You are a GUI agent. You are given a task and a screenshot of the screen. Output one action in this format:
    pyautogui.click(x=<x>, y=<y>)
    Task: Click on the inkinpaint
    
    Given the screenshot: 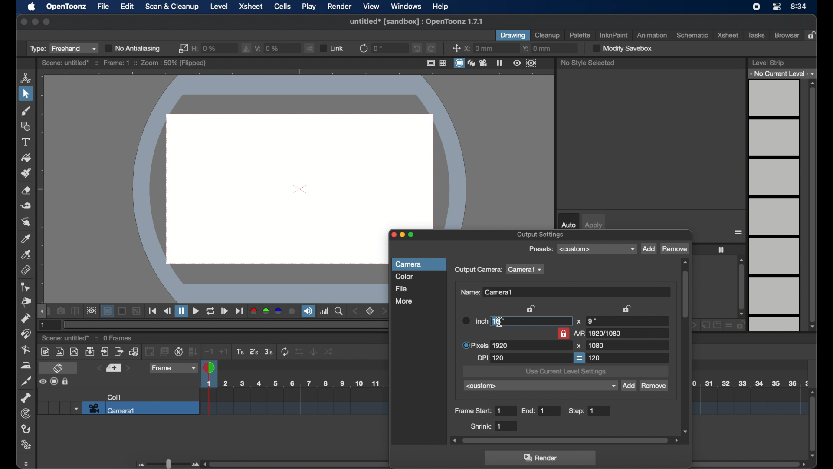 What is the action you would take?
    pyautogui.click(x=614, y=35)
    